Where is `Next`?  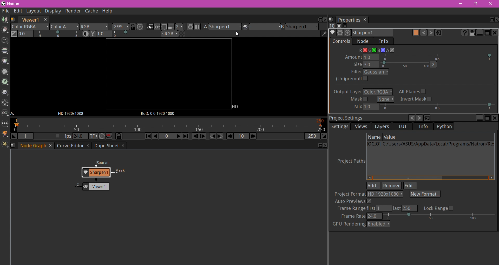
Next is located at coordinates (420, 118).